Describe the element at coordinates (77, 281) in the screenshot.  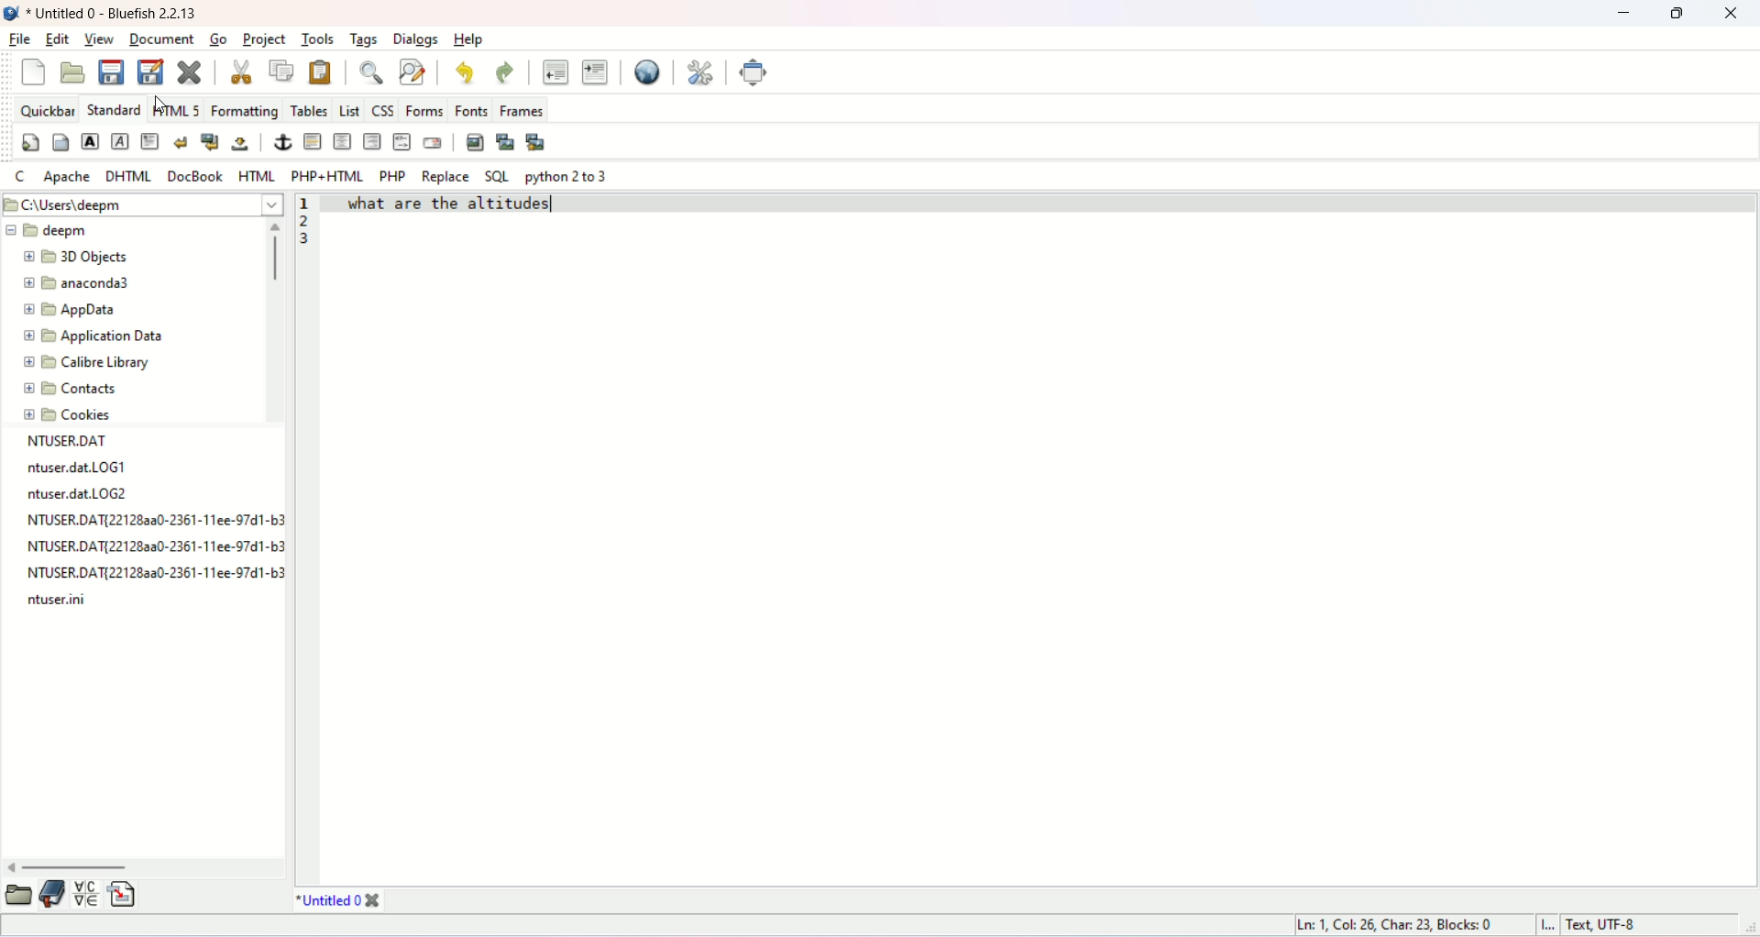
I see `anaconda` at that location.